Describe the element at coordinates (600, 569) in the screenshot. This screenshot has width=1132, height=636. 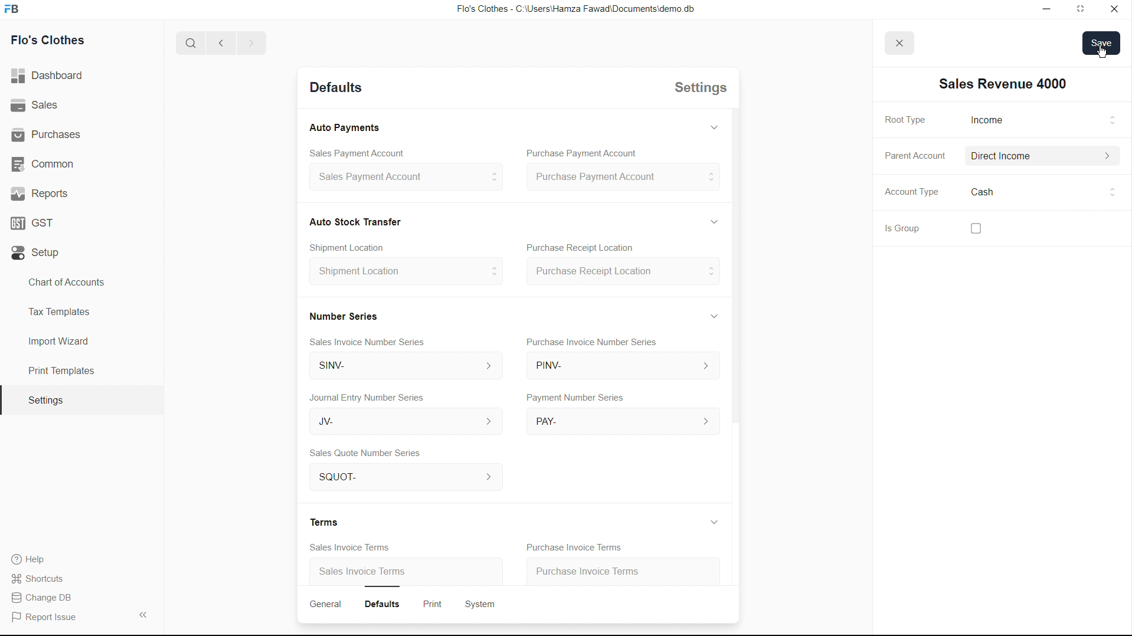
I see `Purchase Invoice Terms` at that location.